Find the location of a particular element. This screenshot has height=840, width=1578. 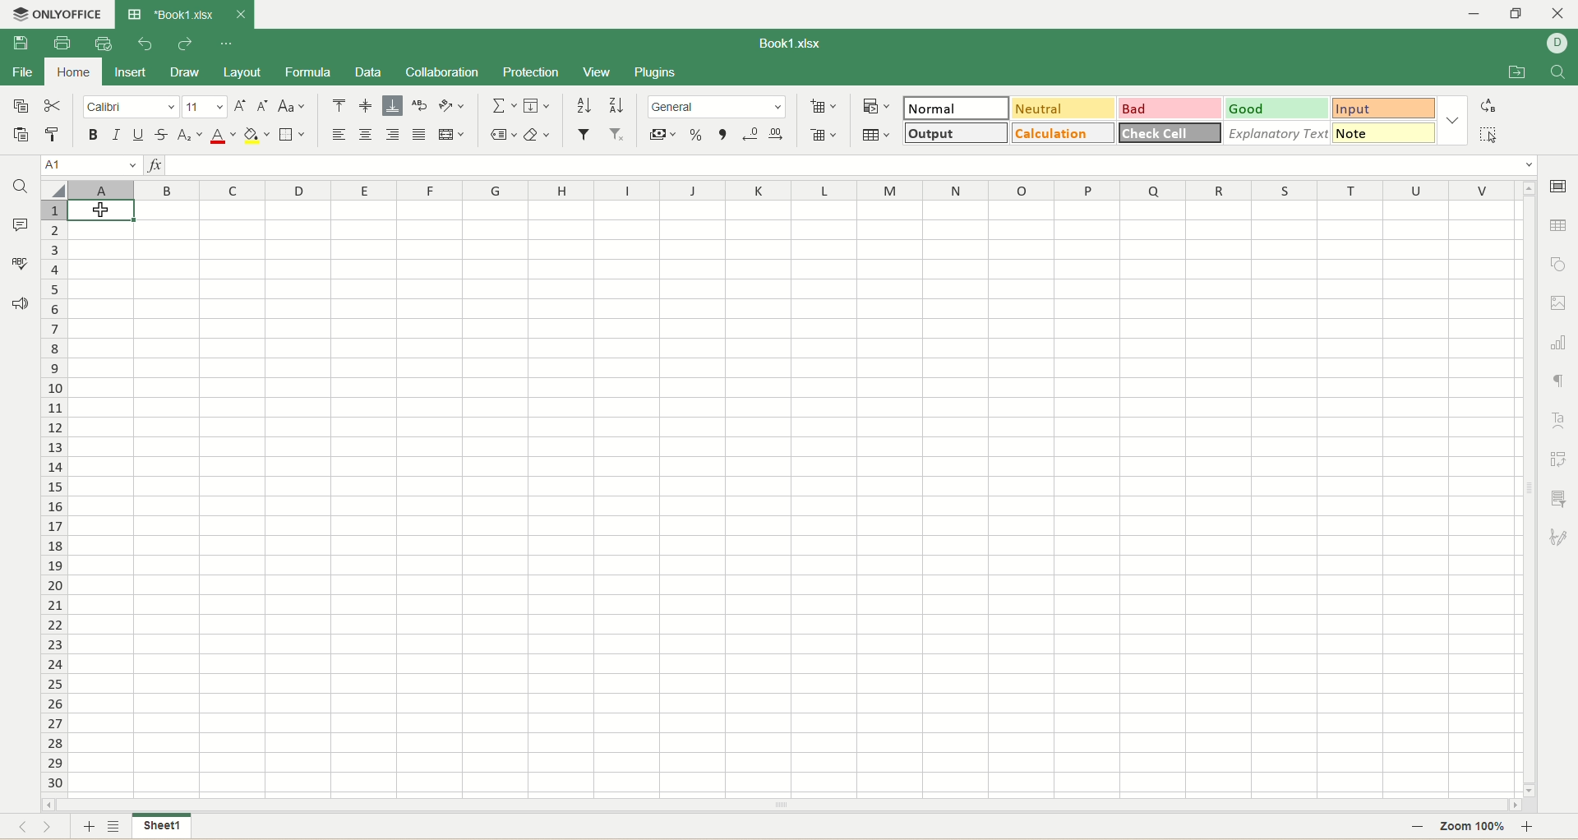

merge and center is located at coordinates (451, 135).